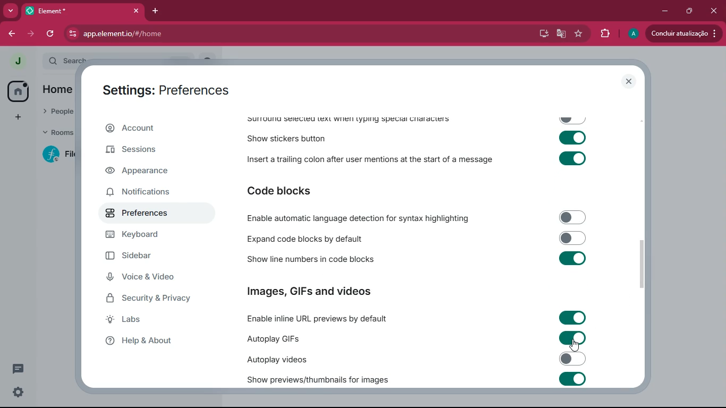 The image size is (726, 408). I want to click on labs, so click(150, 321).